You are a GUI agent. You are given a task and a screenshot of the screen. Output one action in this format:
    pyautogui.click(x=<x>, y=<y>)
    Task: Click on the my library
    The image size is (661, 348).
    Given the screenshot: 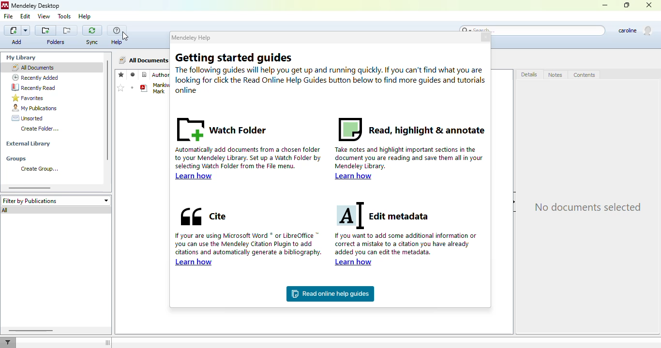 What is the action you would take?
    pyautogui.click(x=21, y=58)
    